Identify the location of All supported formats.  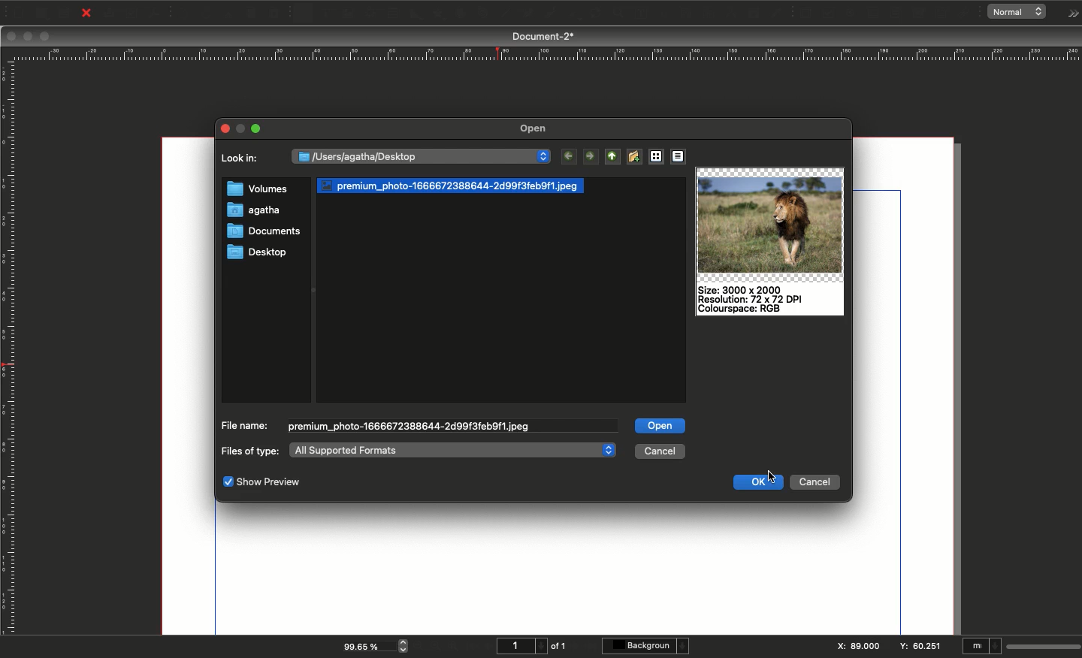
(452, 450).